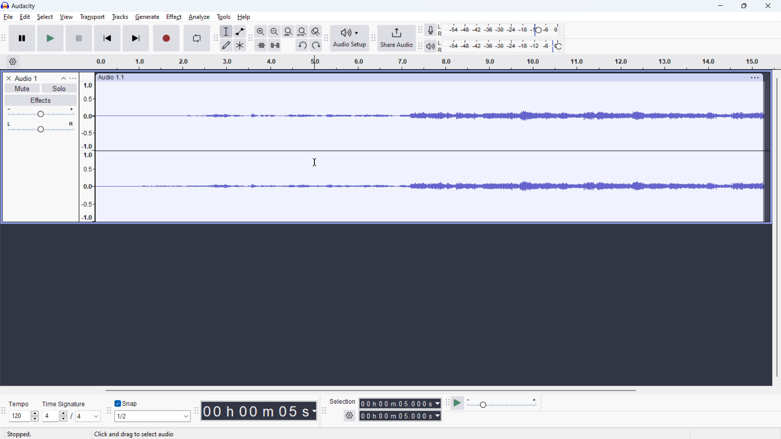 Image resolution: width=781 pixels, height=439 pixels. Describe the element at coordinates (395, 38) in the screenshot. I see `share audio` at that location.